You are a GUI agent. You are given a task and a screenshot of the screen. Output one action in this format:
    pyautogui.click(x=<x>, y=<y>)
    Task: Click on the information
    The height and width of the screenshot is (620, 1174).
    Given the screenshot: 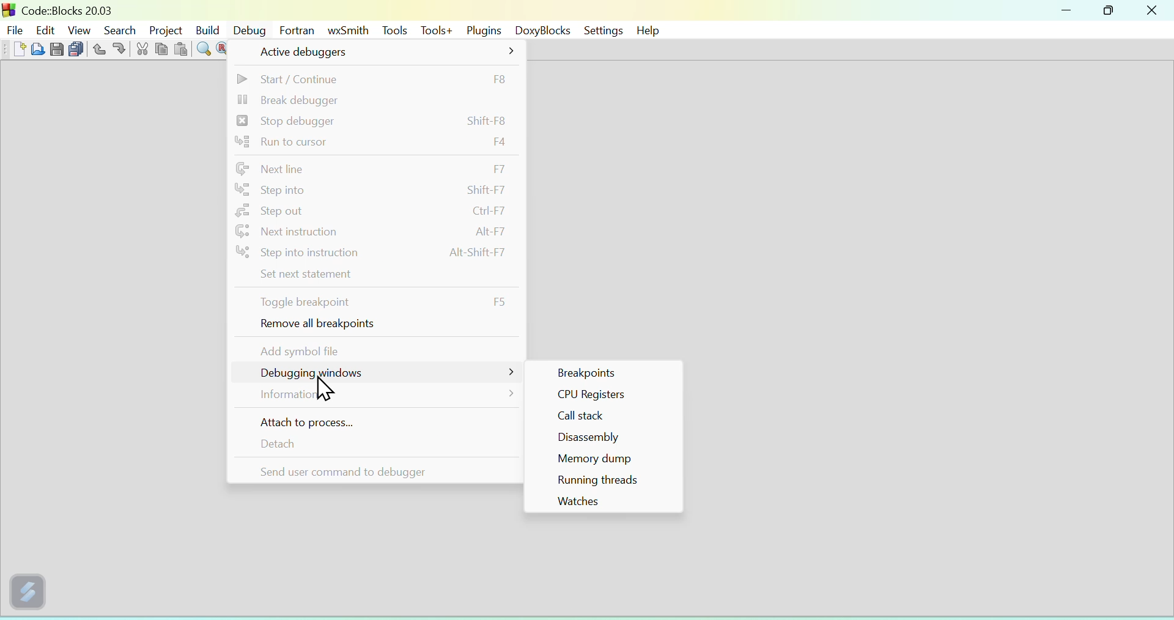 What is the action you would take?
    pyautogui.click(x=373, y=397)
    